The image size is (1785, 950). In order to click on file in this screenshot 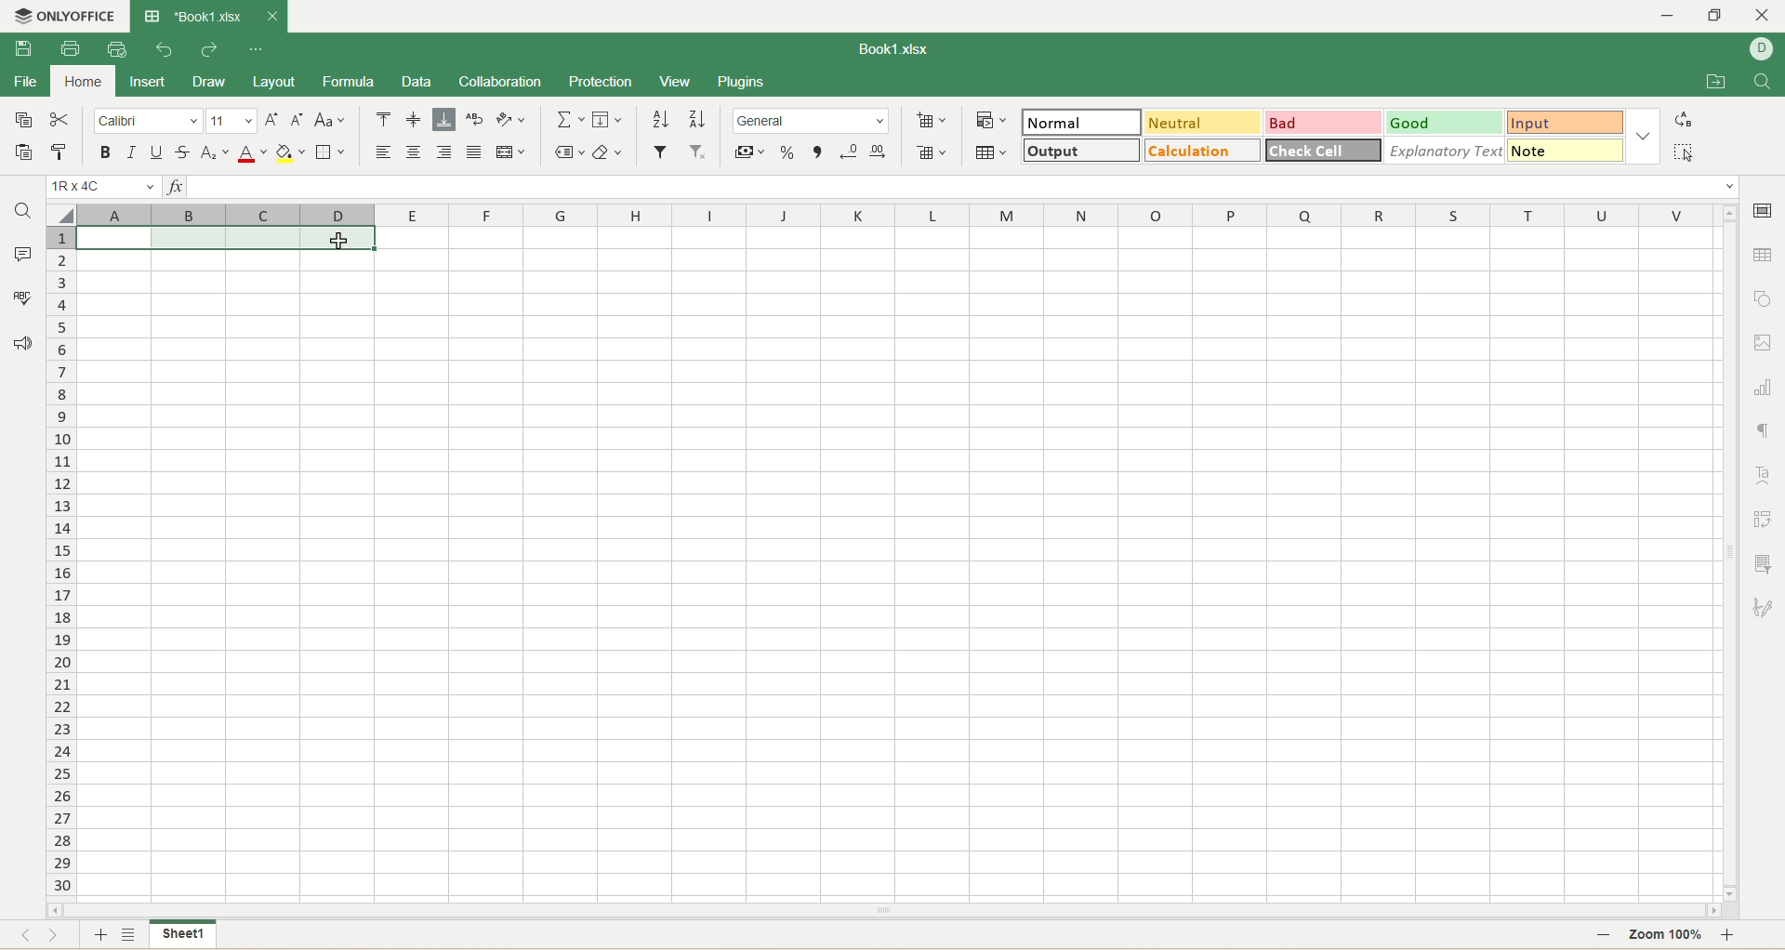, I will do `click(24, 83)`.